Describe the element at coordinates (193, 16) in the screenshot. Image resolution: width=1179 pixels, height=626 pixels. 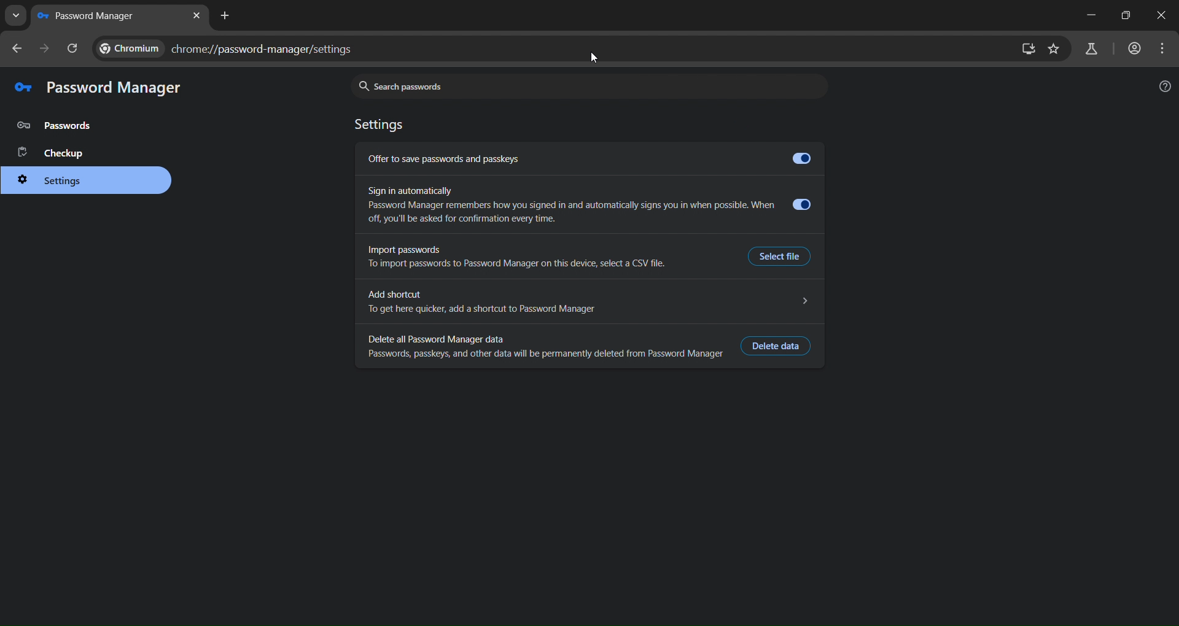
I see `close tab` at that location.